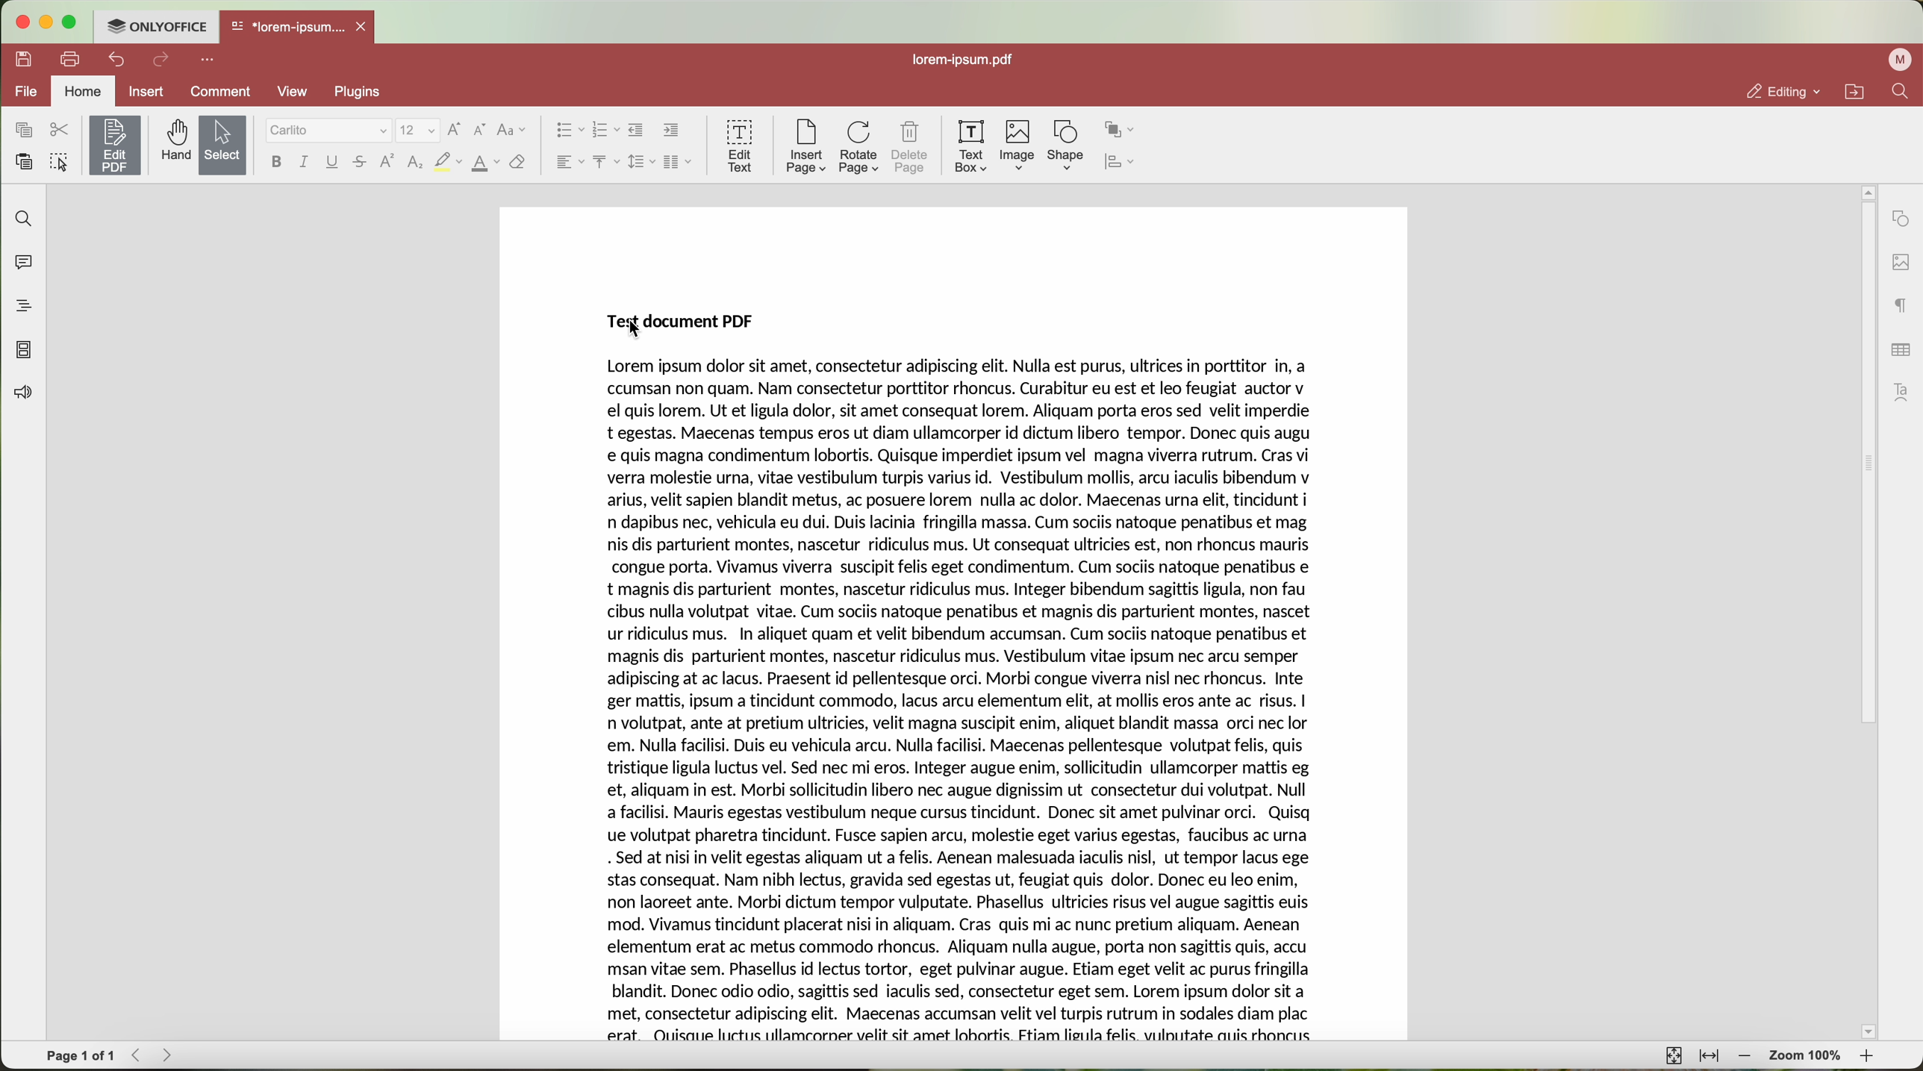 Image resolution: width=1923 pixels, height=1071 pixels. What do you see at coordinates (415, 163) in the screenshot?
I see `subscript` at bounding box center [415, 163].